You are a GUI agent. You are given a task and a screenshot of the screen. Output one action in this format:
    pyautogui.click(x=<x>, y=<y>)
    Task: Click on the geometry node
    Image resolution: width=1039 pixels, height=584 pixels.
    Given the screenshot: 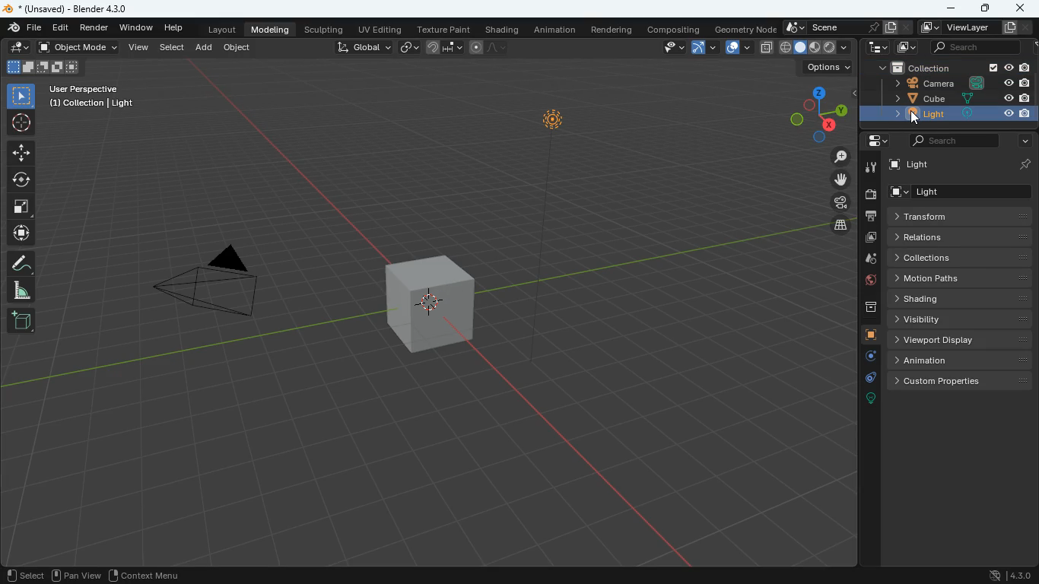 What is the action you would take?
    pyautogui.click(x=746, y=29)
    